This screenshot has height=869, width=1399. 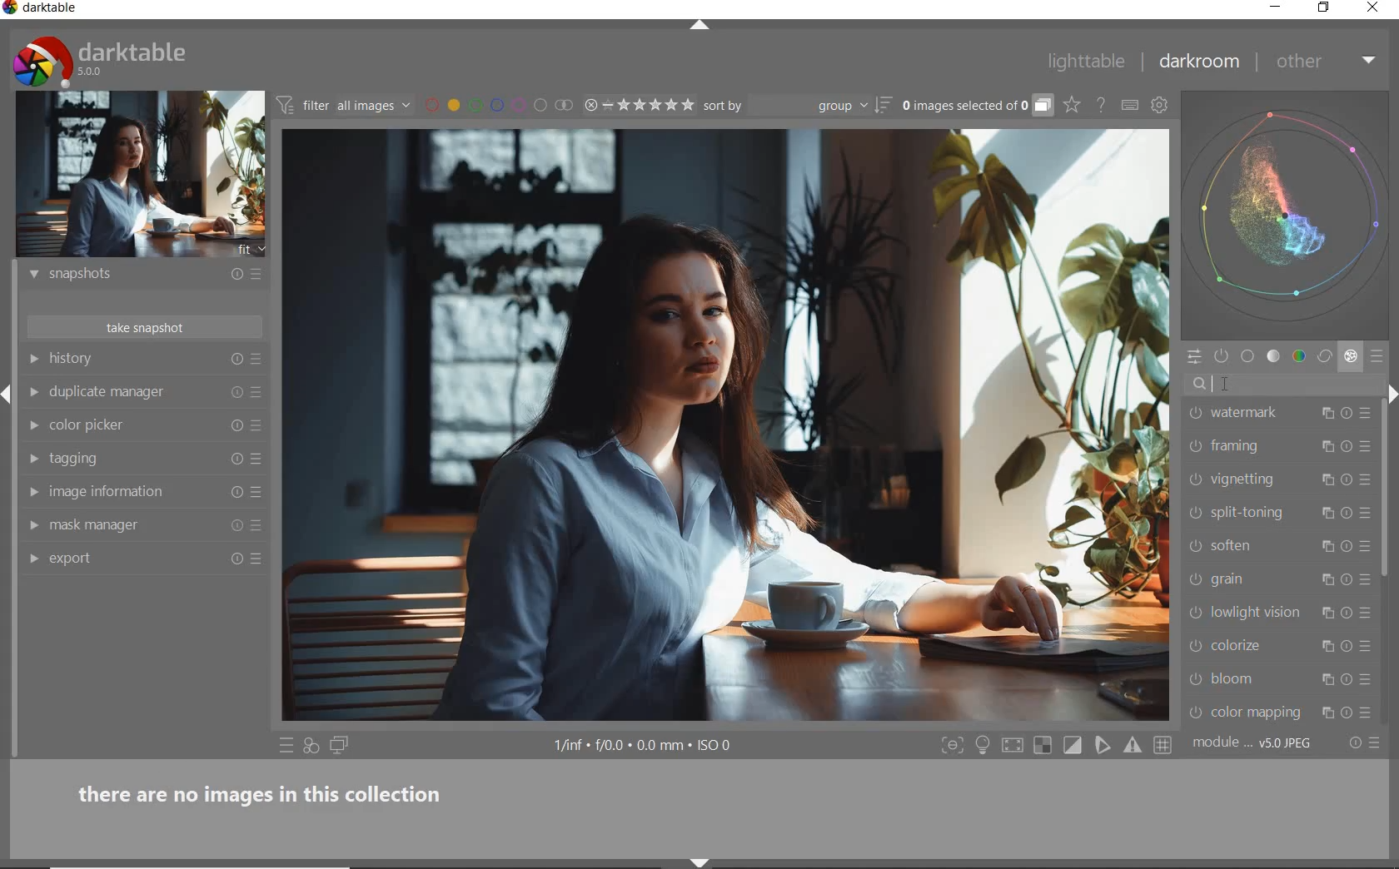 I want to click on reset, so click(x=1347, y=413).